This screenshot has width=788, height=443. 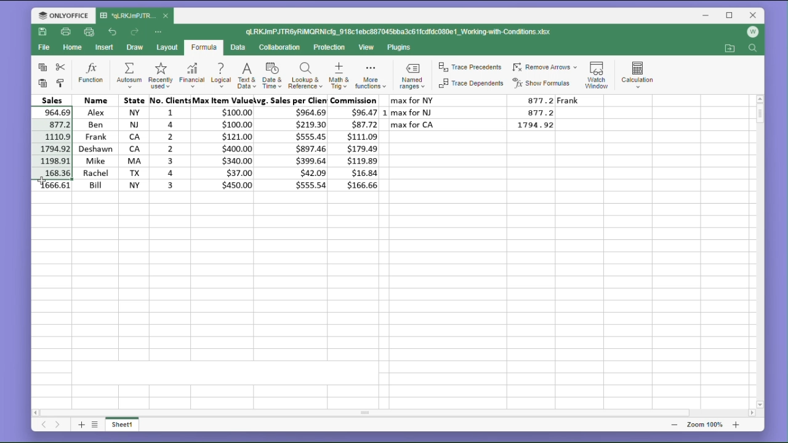 I want to click on ql.RKJmPJTRiMQRNlclg_918c1ebc887045bba3c61fcdfdc080e1_Working-with-Conditions.xlsx, so click(x=411, y=32).